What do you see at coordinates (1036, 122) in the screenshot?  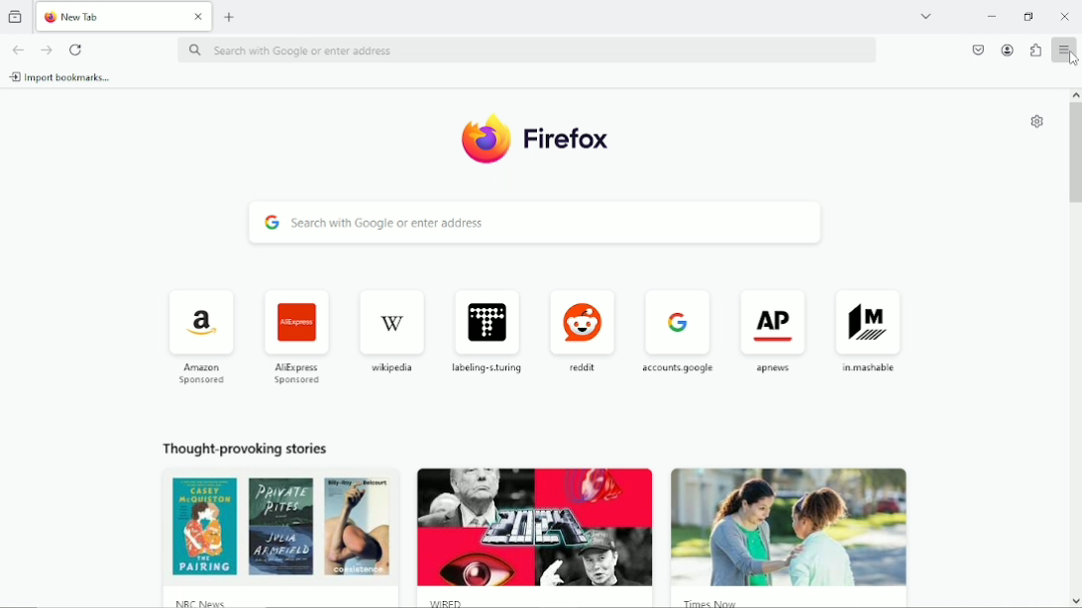 I see `customize new tab` at bounding box center [1036, 122].